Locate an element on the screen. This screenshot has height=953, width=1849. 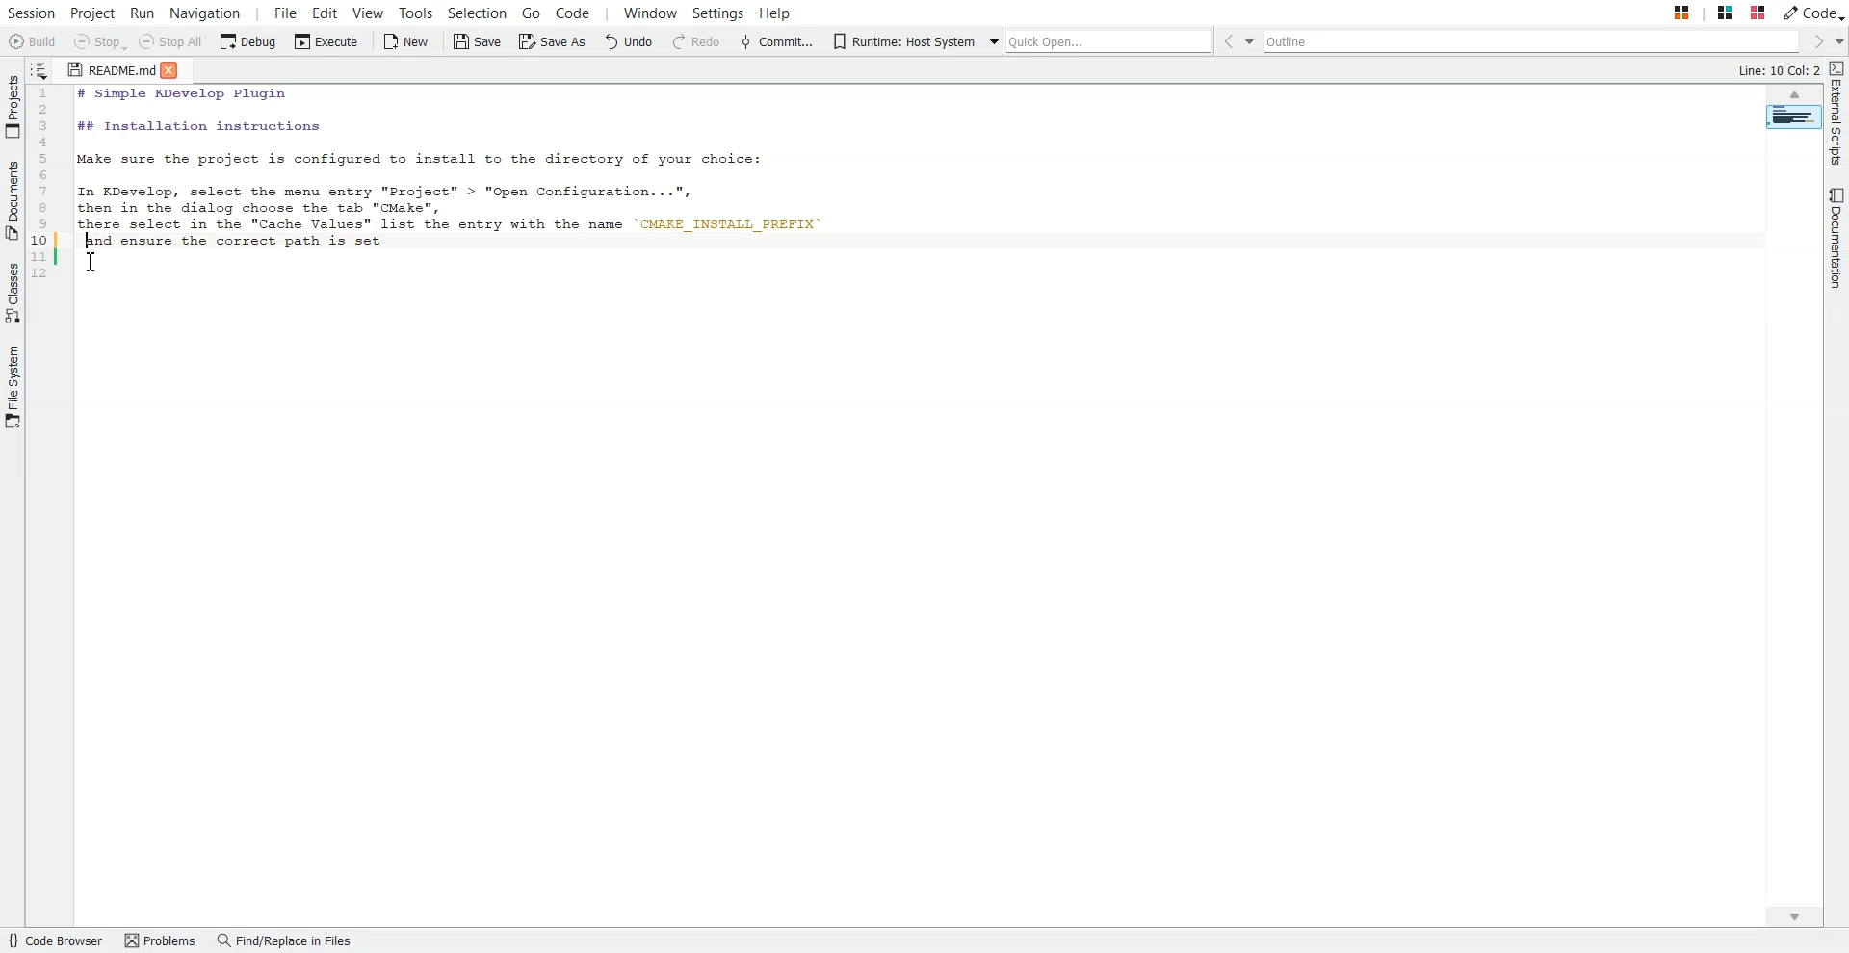
Stop is located at coordinates (100, 42).